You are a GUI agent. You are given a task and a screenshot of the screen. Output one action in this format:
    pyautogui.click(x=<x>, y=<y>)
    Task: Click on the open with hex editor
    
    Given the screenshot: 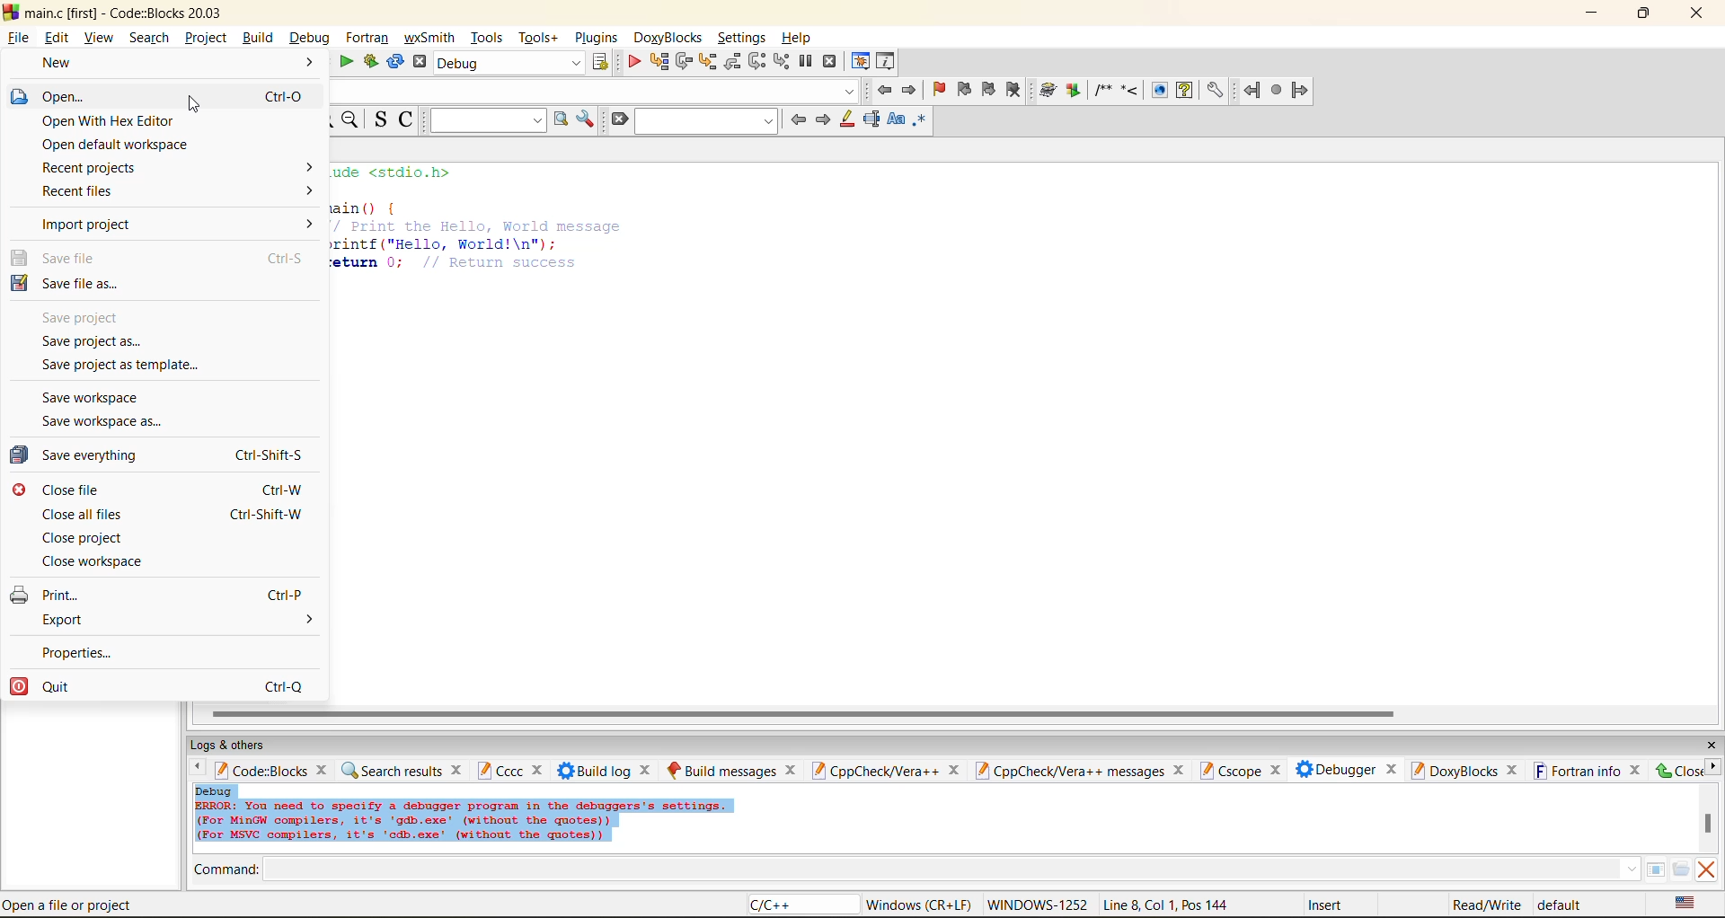 What is the action you would take?
    pyautogui.click(x=171, y=122)
    